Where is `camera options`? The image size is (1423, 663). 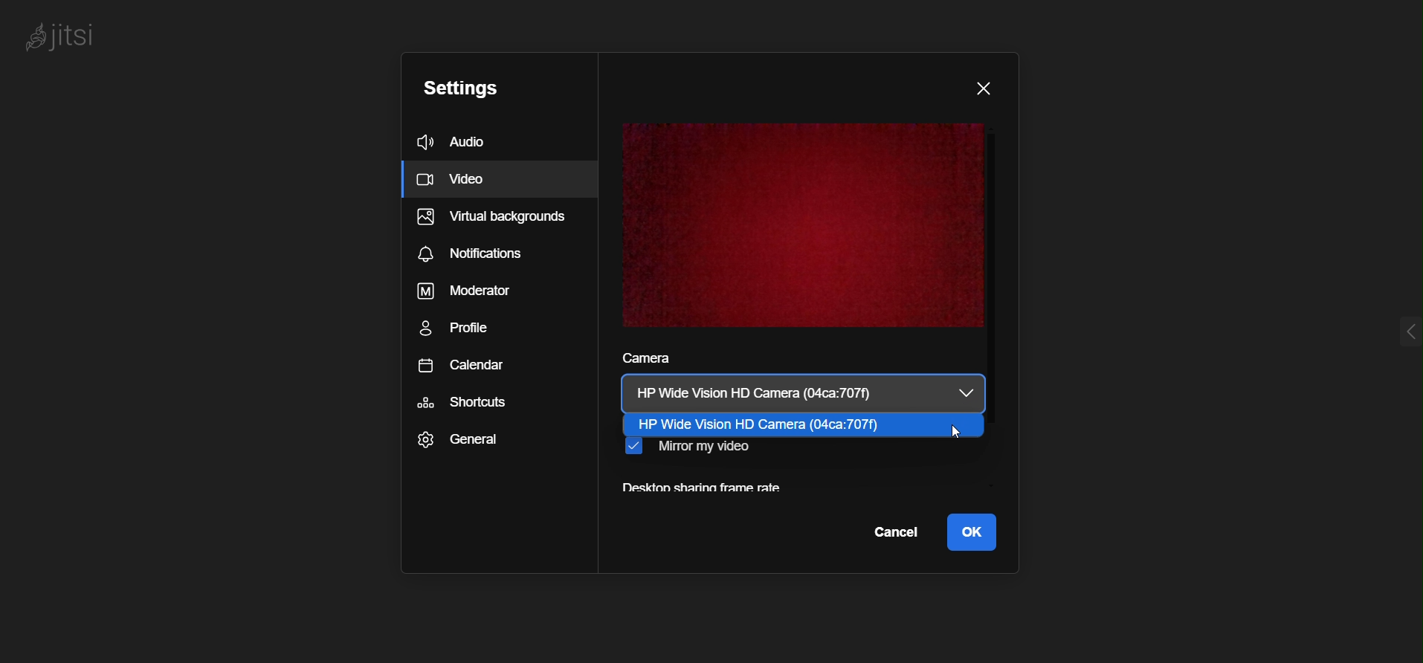
camera options is located at coordinates (783, 424).